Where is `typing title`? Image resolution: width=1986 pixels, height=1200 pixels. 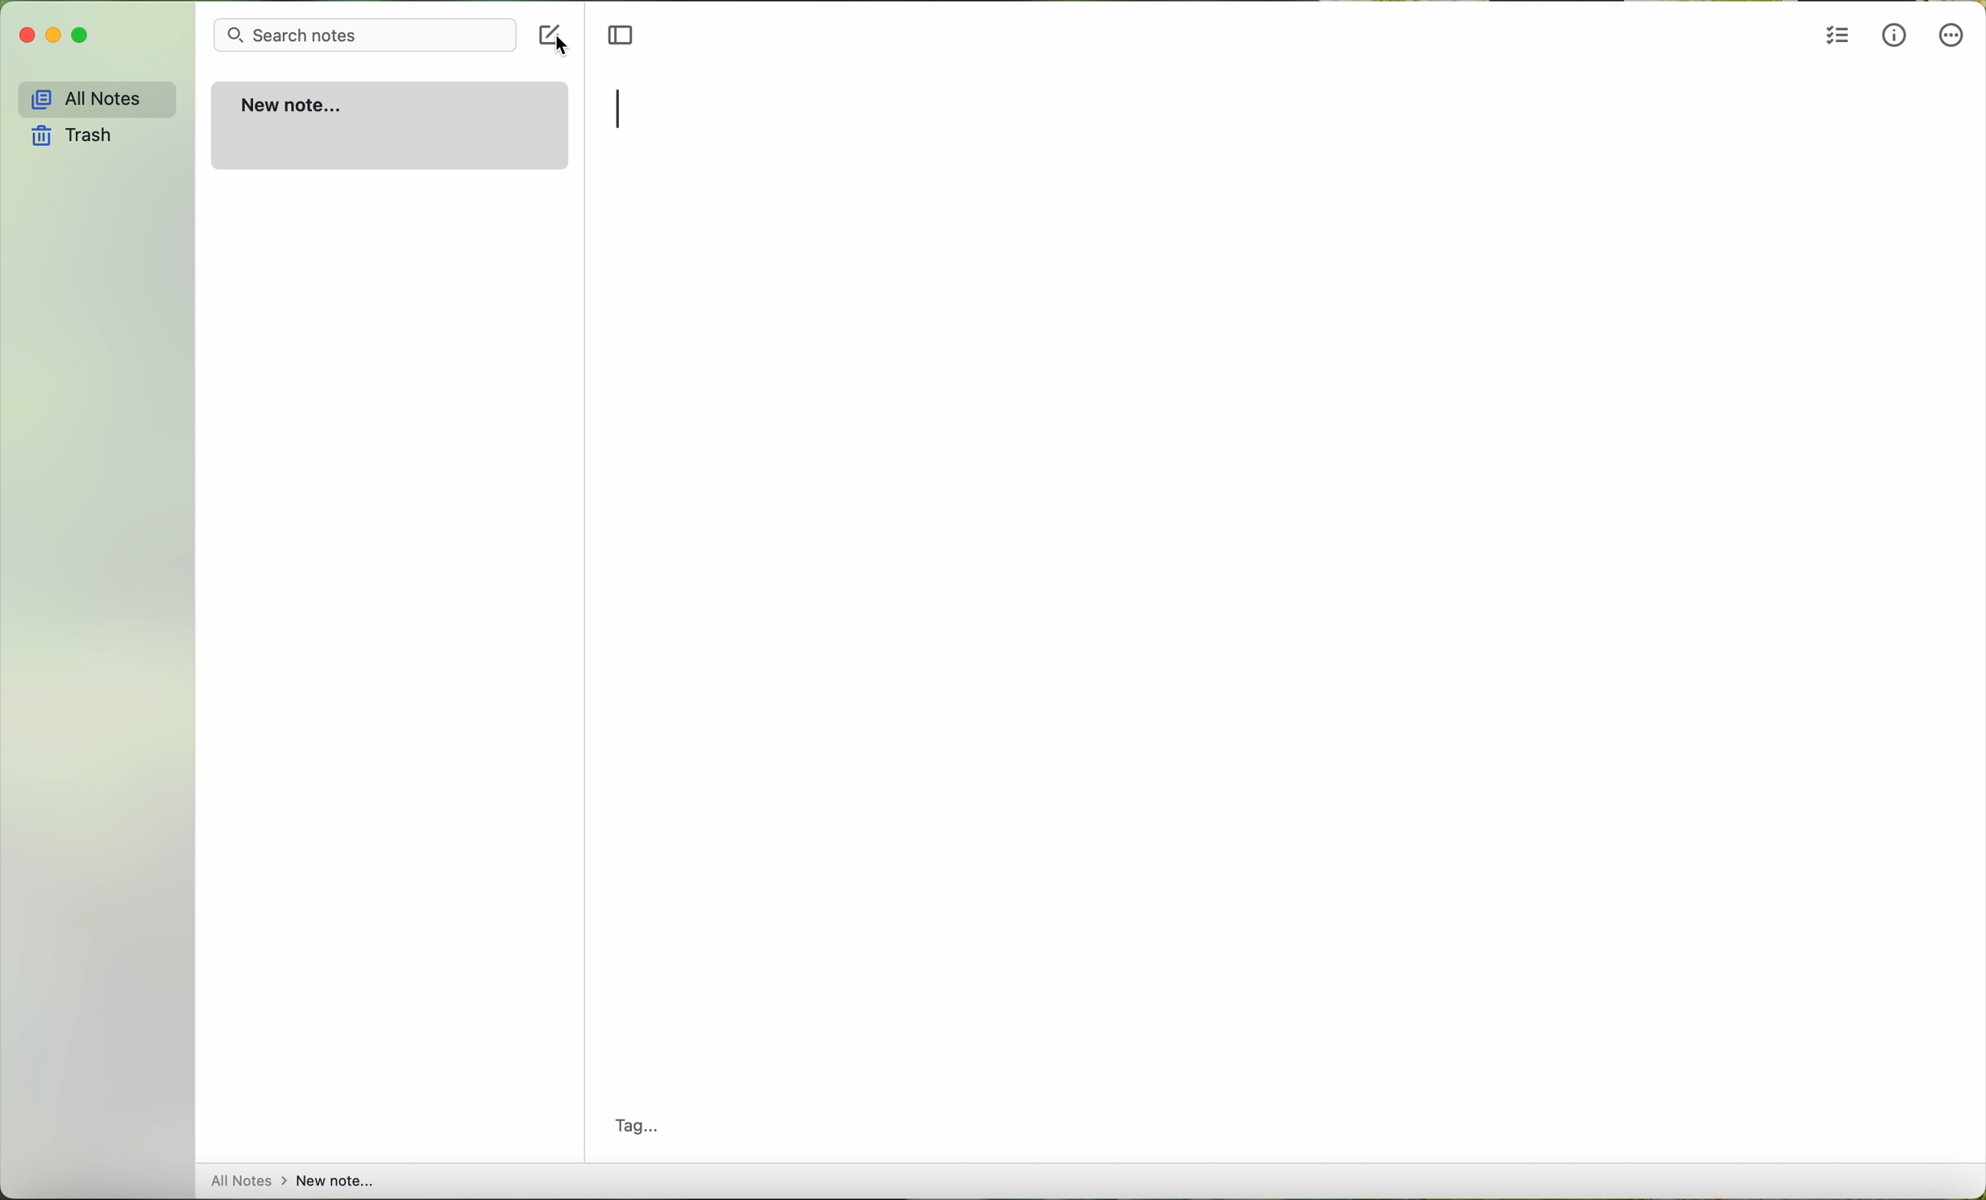 typing title is located at coordinates (634, 109).